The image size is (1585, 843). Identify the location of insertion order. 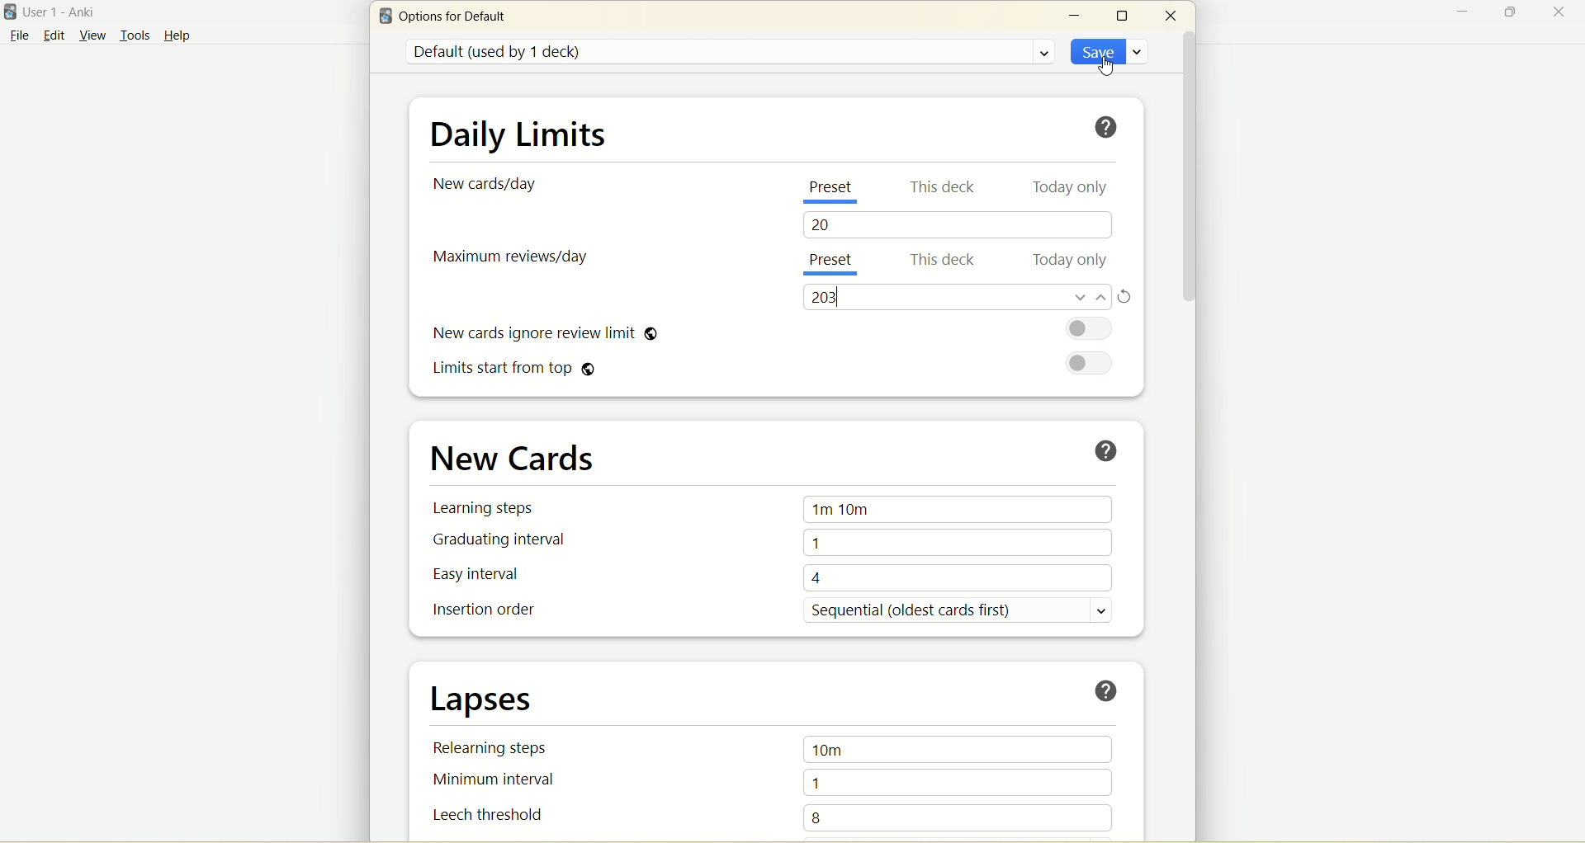
(484, 610).